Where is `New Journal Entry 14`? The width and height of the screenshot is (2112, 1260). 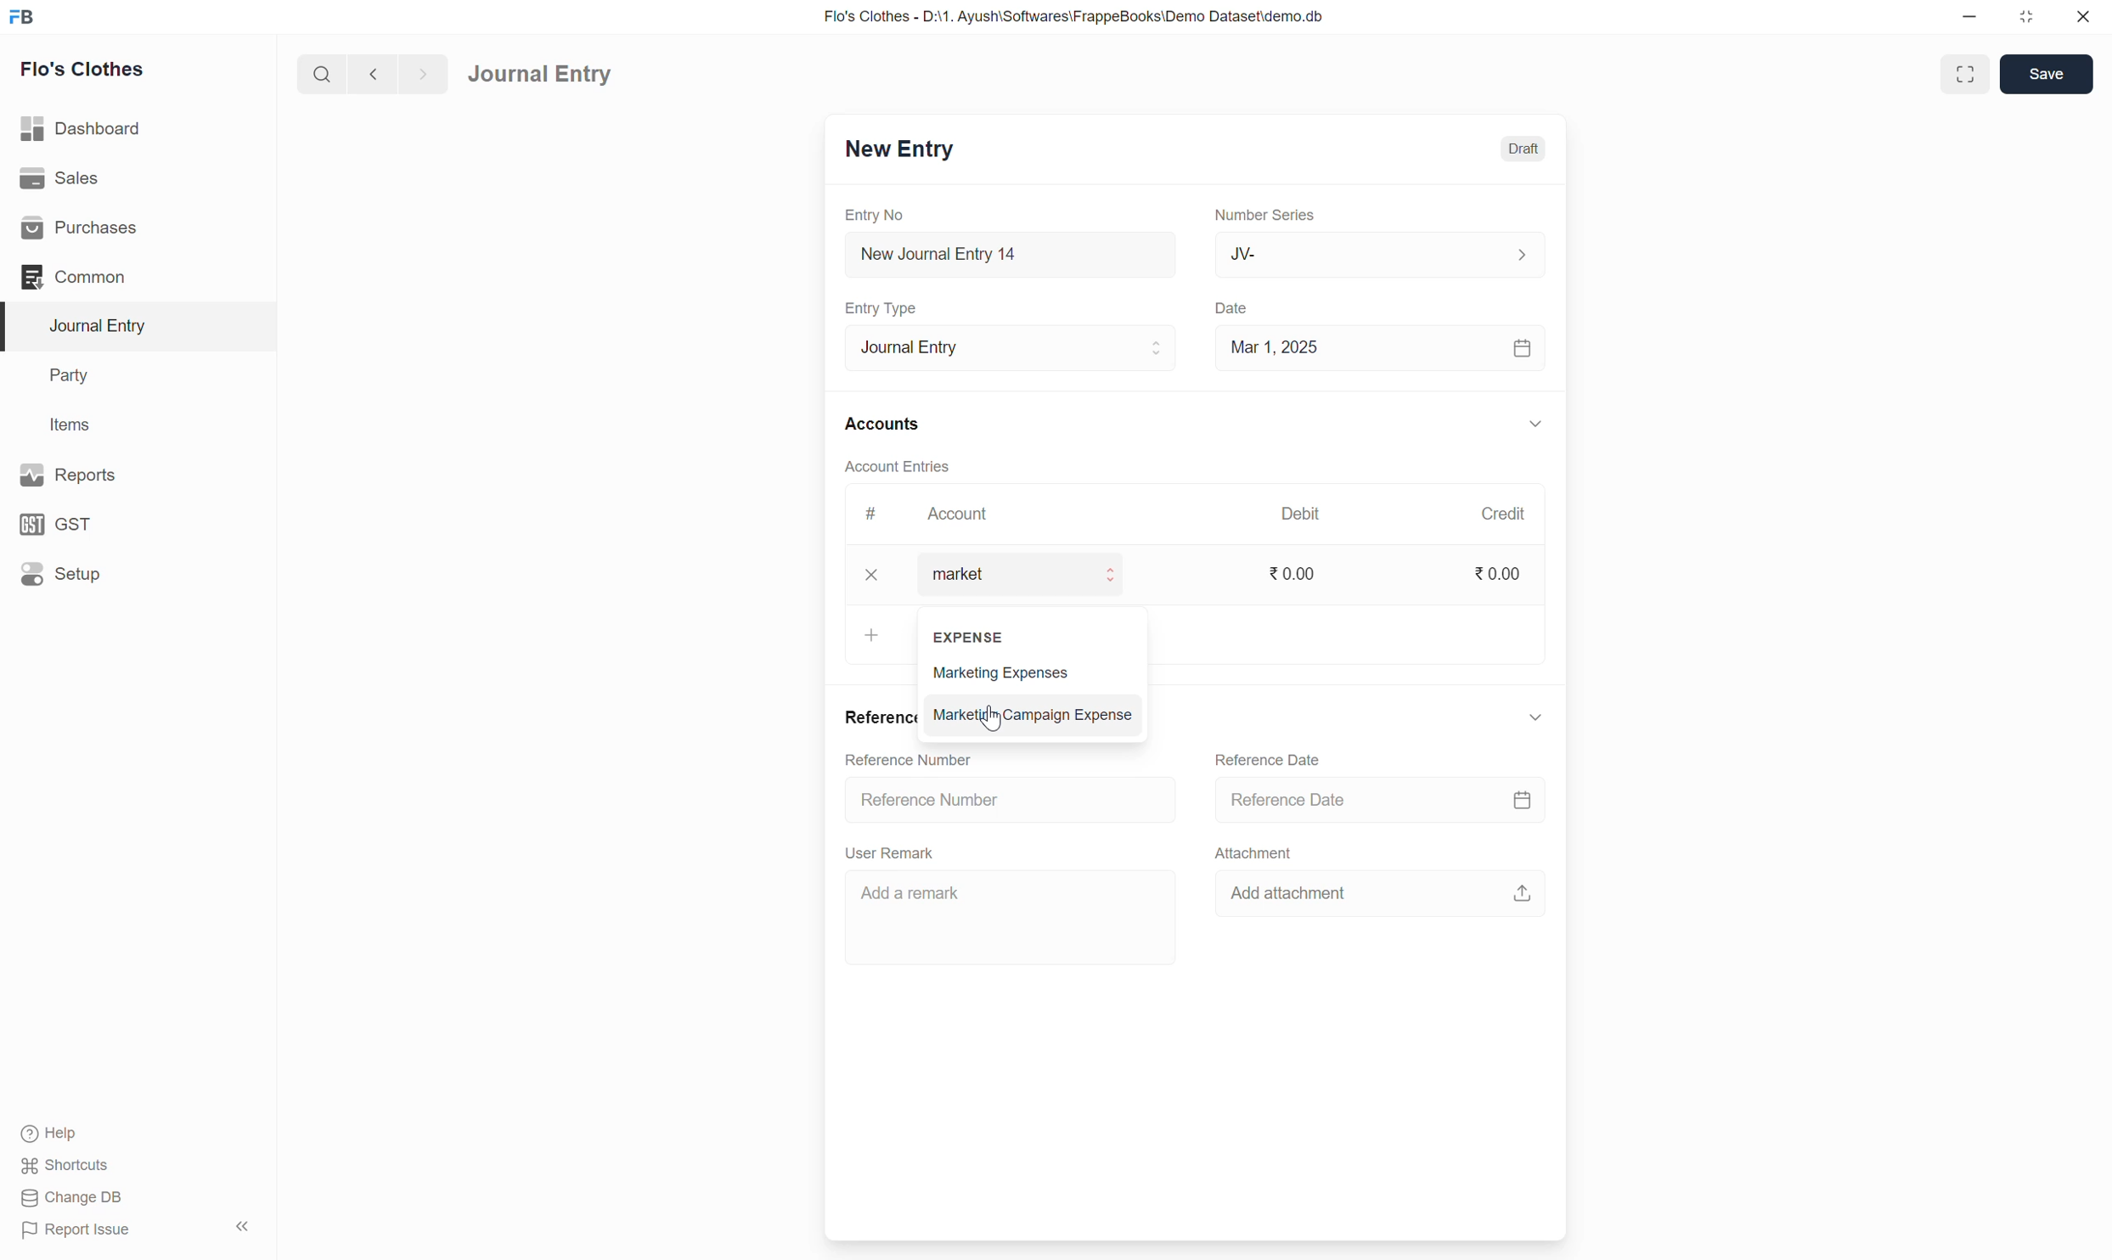 New Journal Entry 14 is located at coordinates (969, 255).